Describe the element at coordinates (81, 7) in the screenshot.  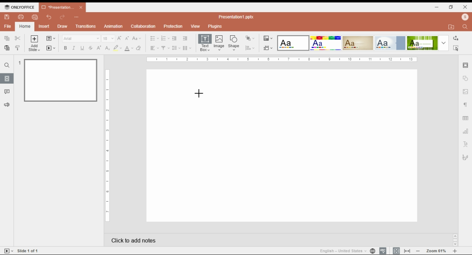
I see `close` at that location.